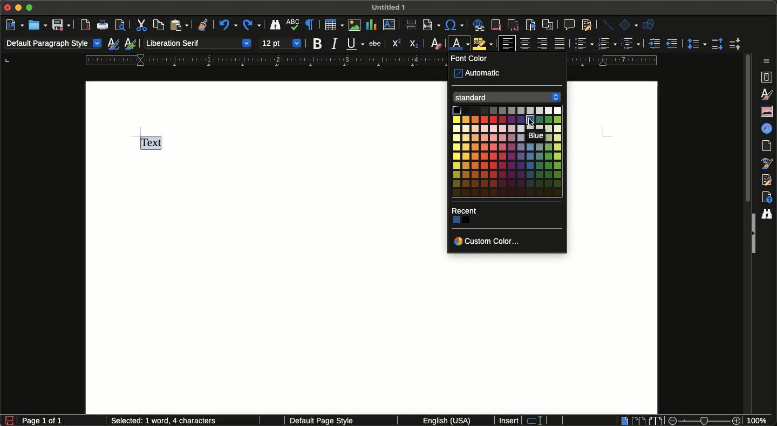  What do you see at coordinates (37, 25) in the screenshot?
I see `Open` at bounding box center [37, 25].